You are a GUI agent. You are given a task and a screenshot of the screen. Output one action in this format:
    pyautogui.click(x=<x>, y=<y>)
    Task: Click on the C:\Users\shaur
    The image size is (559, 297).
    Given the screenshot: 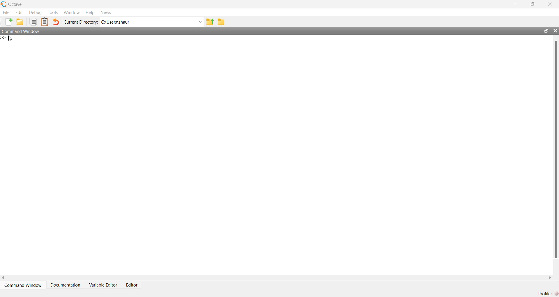 What is the action you would take?
    pyautogui.click(x=116, y=22)
    